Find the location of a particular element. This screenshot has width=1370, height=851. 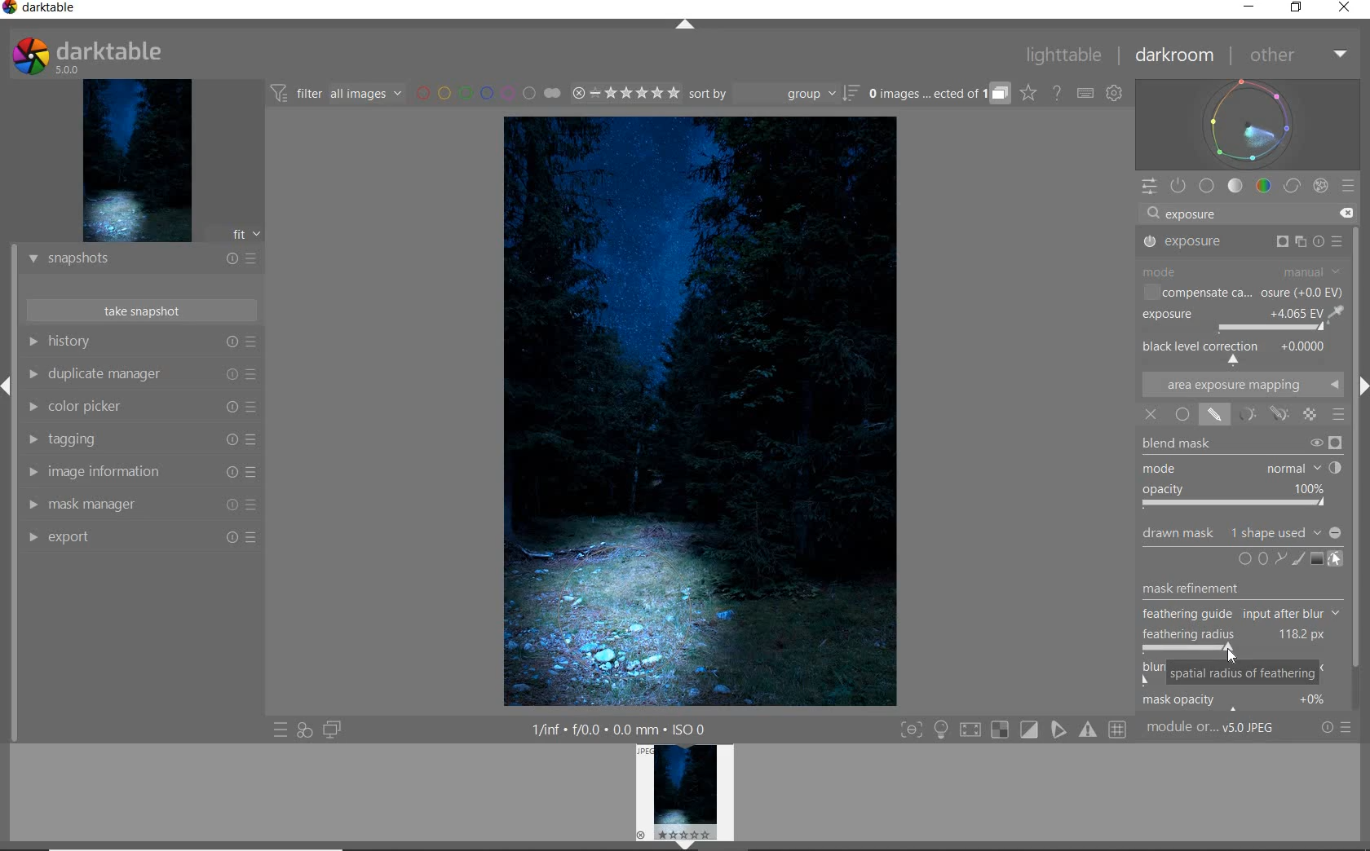

CORRECT is located at coordinates (1293, 185).